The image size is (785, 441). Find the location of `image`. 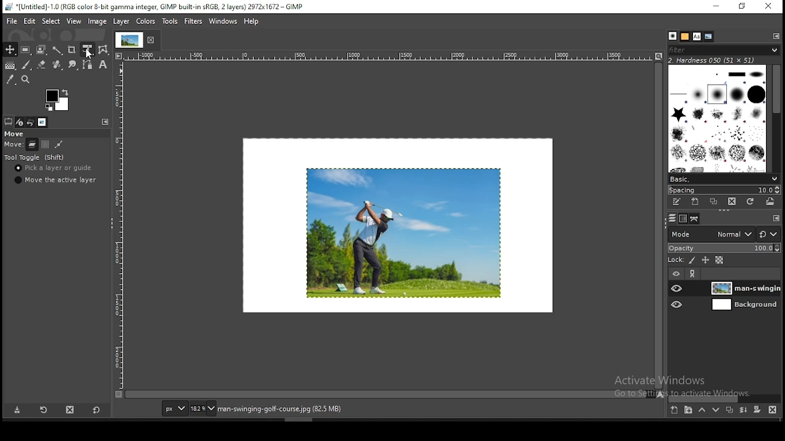

image is located at coordinates (401, 232).